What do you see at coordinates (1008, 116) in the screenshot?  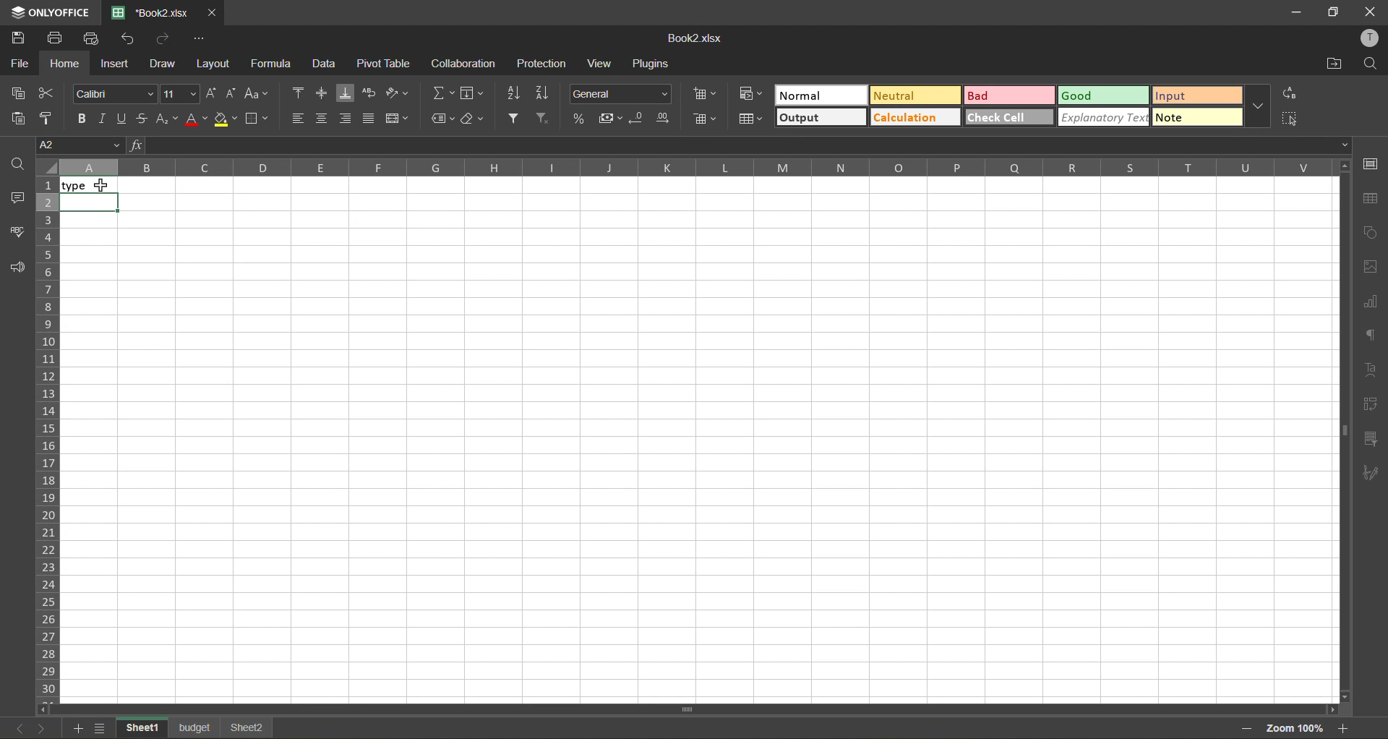 I see `check cell` at bounding box center [1008, 116].